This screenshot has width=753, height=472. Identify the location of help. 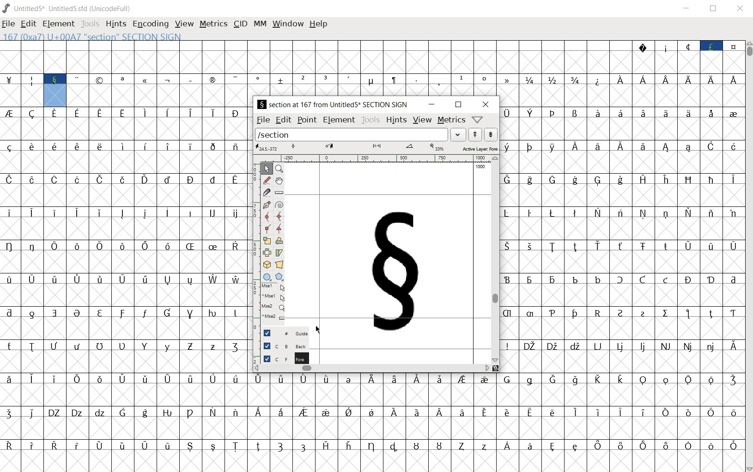
(319, 24).